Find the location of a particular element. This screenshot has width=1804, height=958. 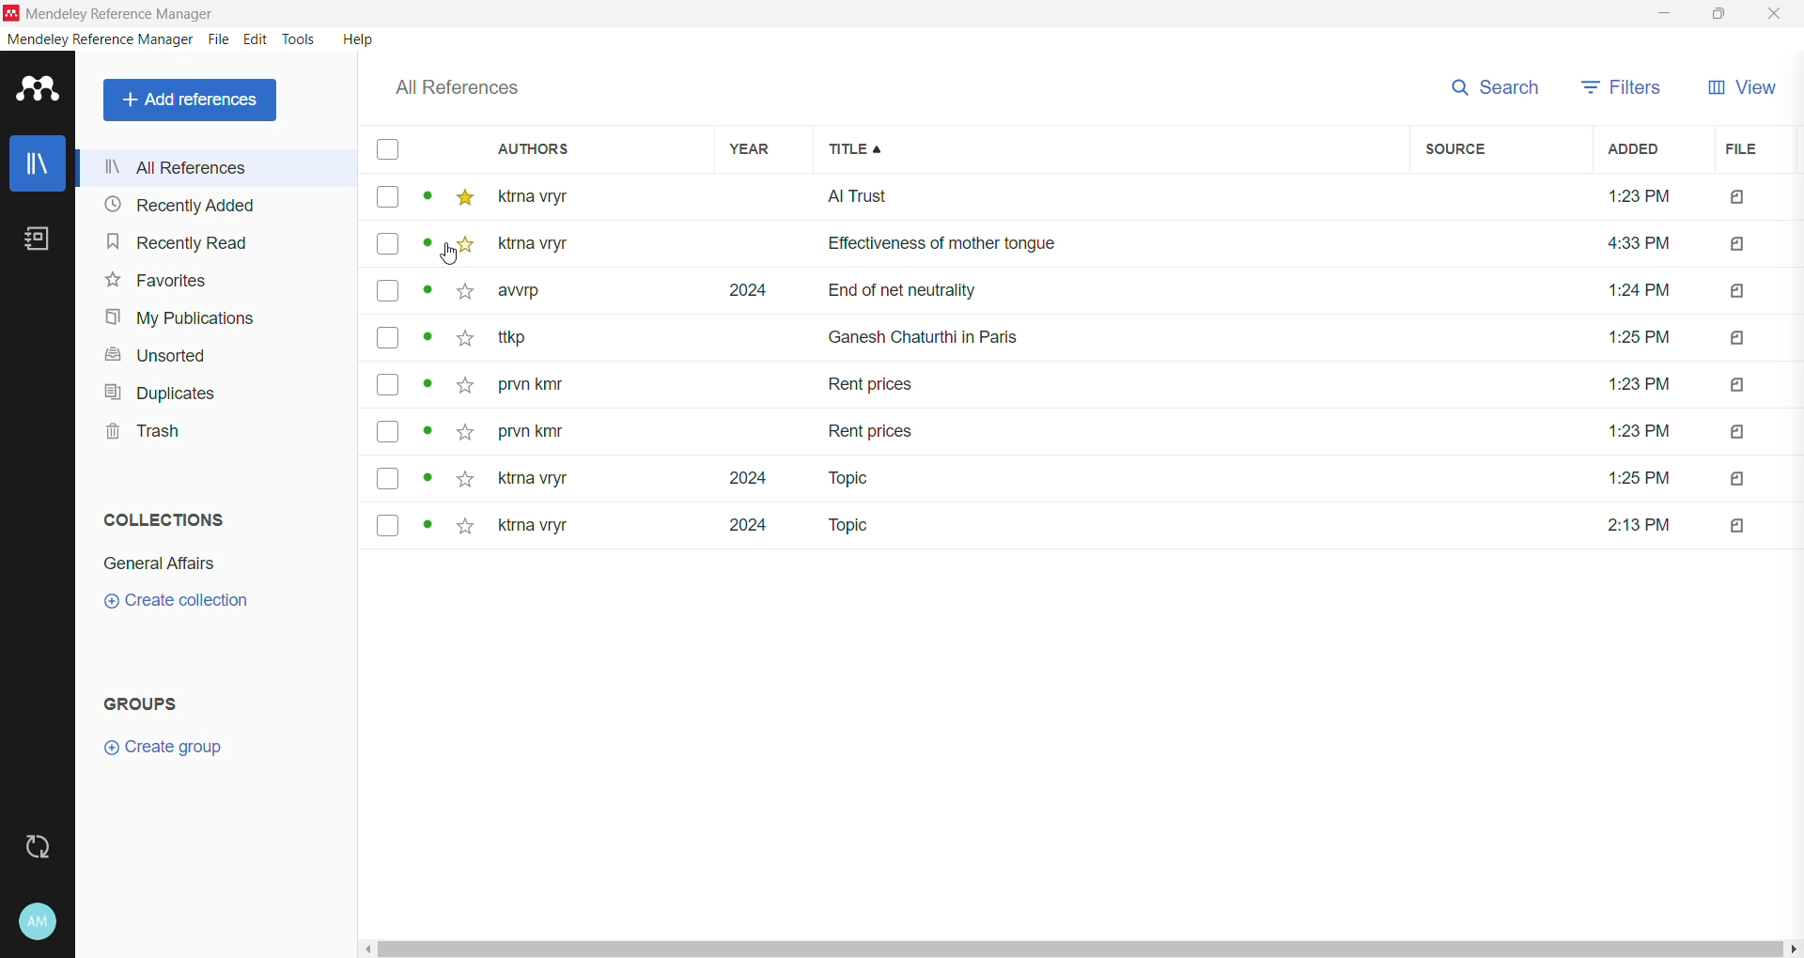

dot  is located at coordinates (429, 342).